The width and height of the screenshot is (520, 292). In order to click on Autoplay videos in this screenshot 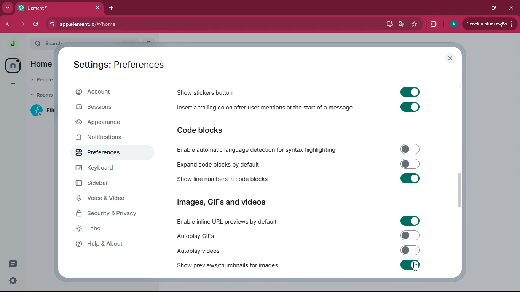, I will do `click(197, 251)`.